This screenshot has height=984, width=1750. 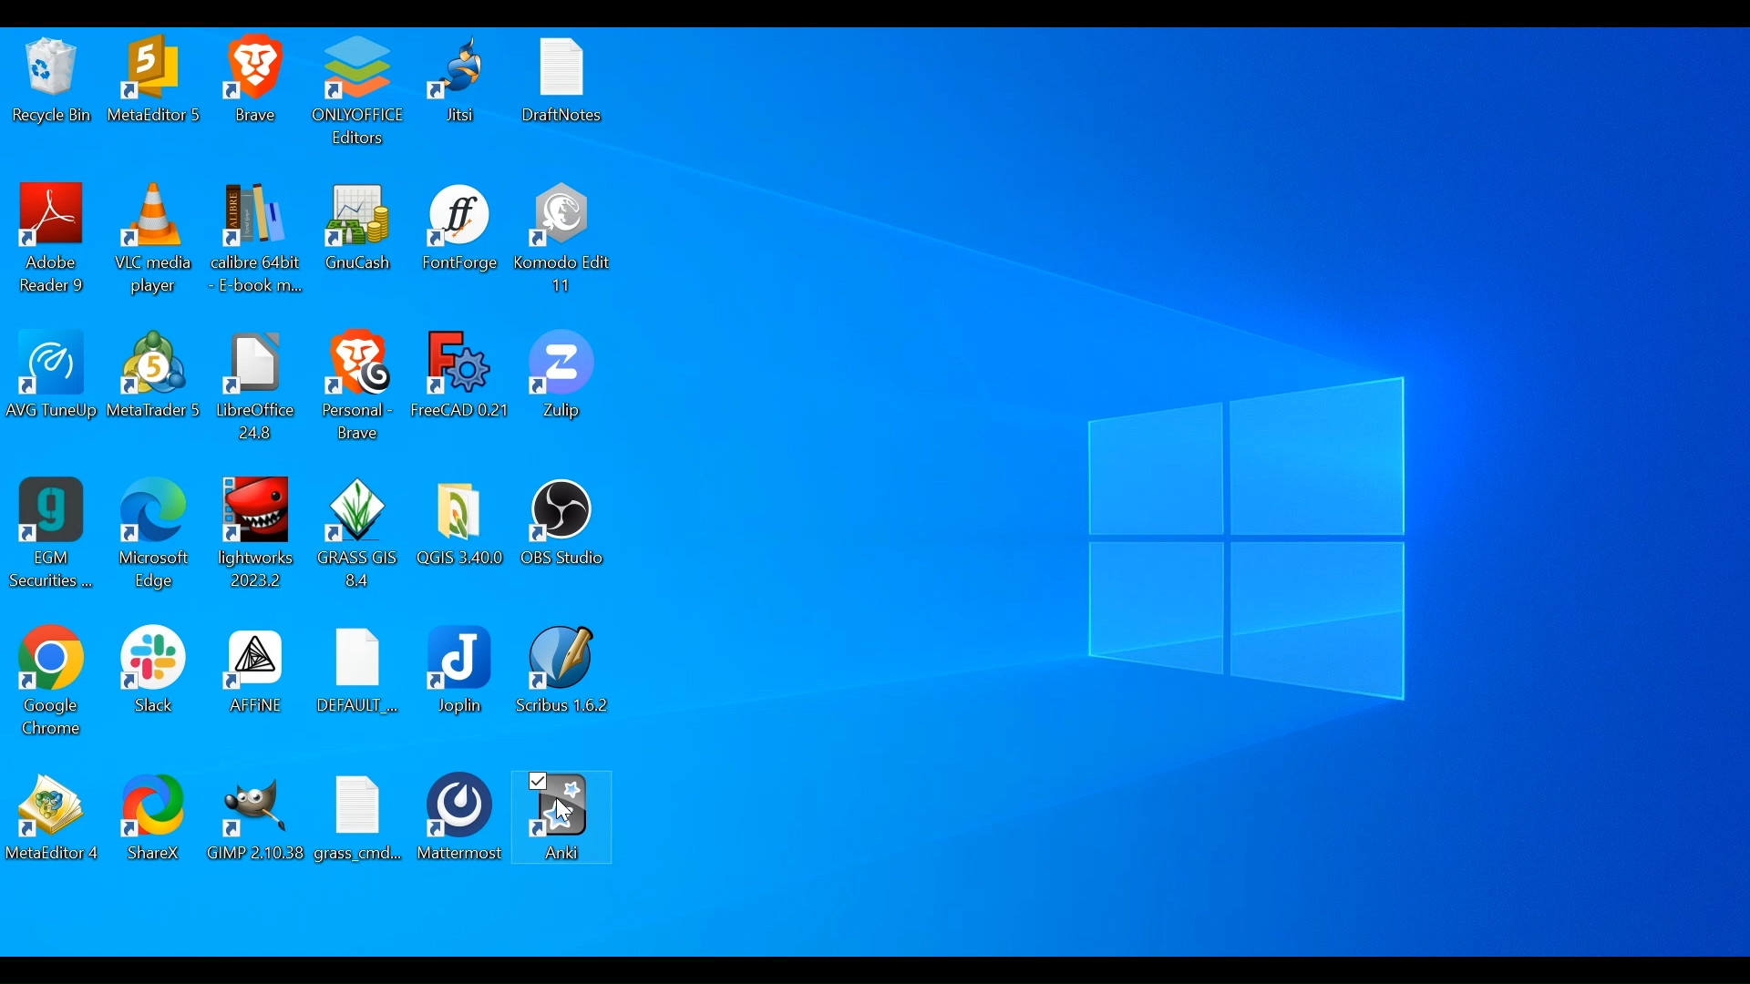 What do you see at coordinates (51, 238) in the screenshot?
I see `Adobe Reader Desktop icon` at bounding box center [51, 238].